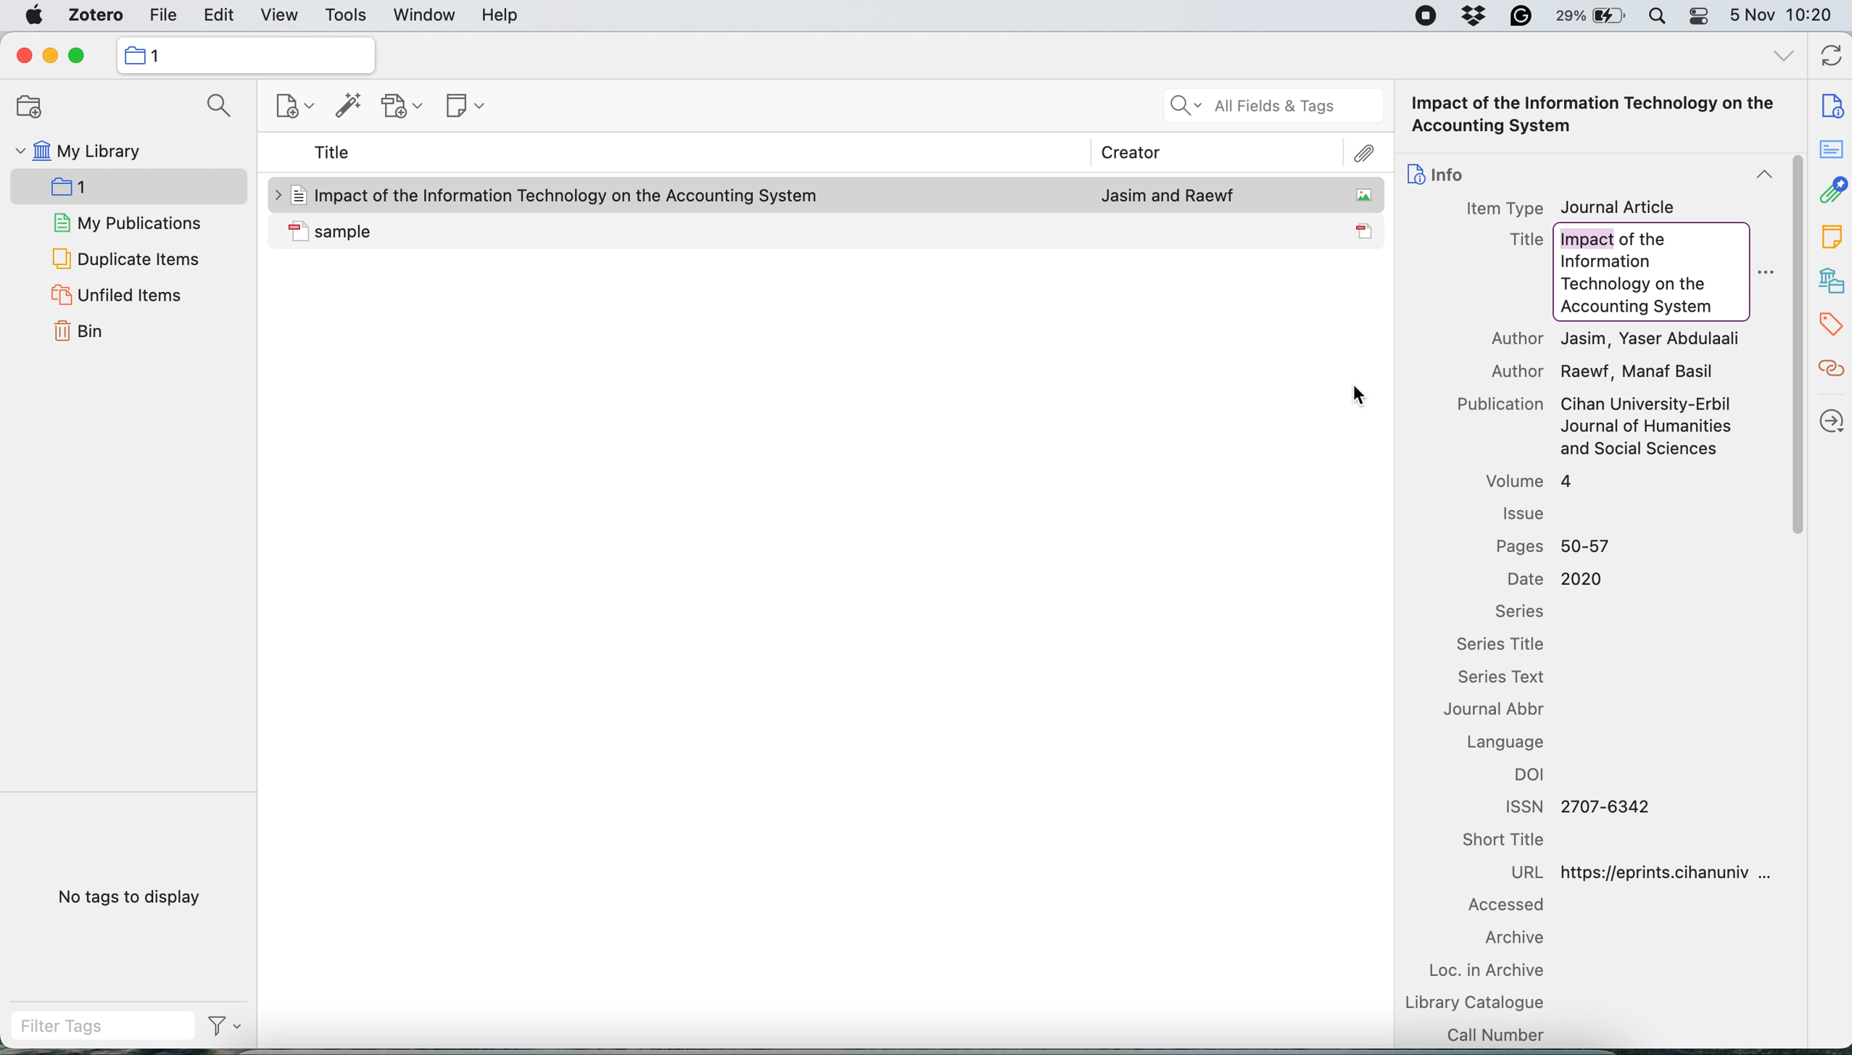  I want to click on icon, so click(1416, 173).